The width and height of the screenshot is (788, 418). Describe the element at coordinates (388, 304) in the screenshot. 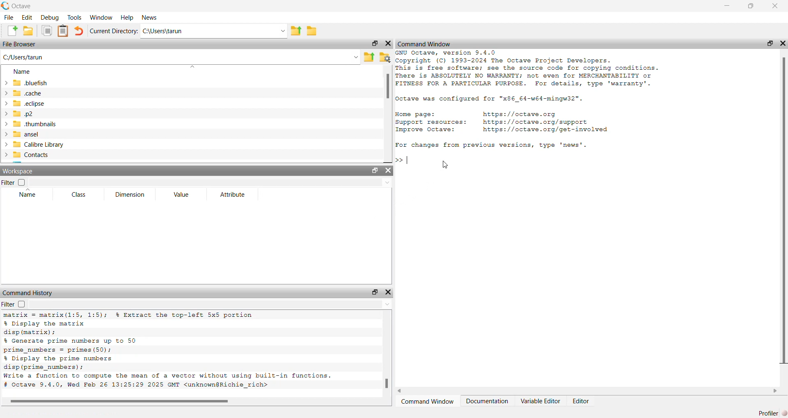

I see `Drop-down ` at that location.